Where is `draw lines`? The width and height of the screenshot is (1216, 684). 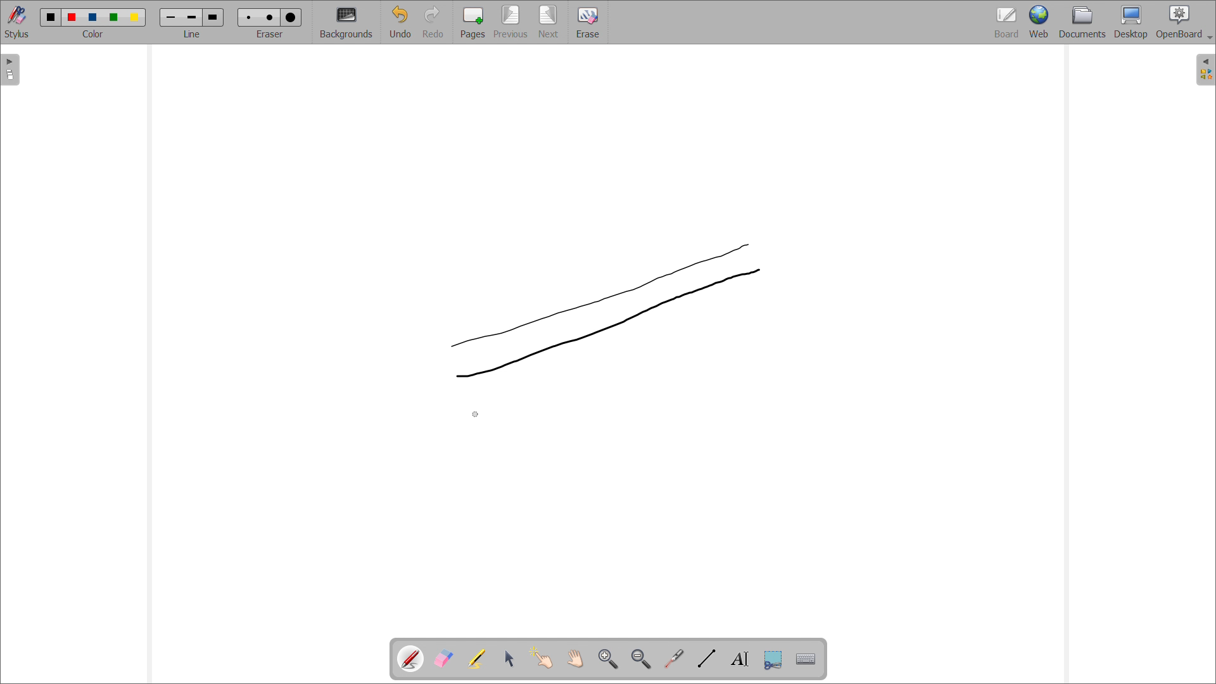 draw lines is located at coordinates (707, 659).